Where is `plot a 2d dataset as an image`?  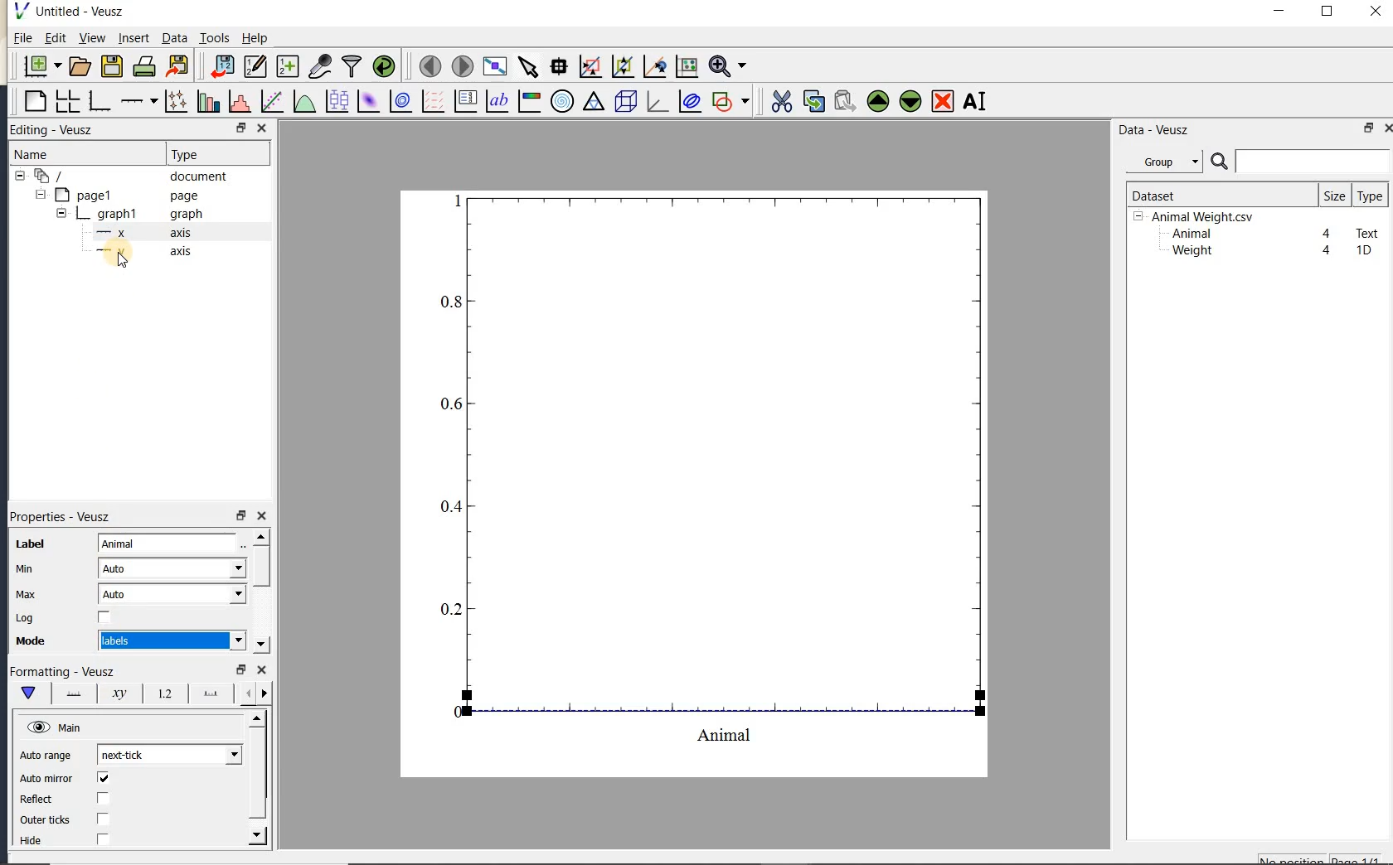
plot a 2d dataset as an image is located at coordinates (367, 101).